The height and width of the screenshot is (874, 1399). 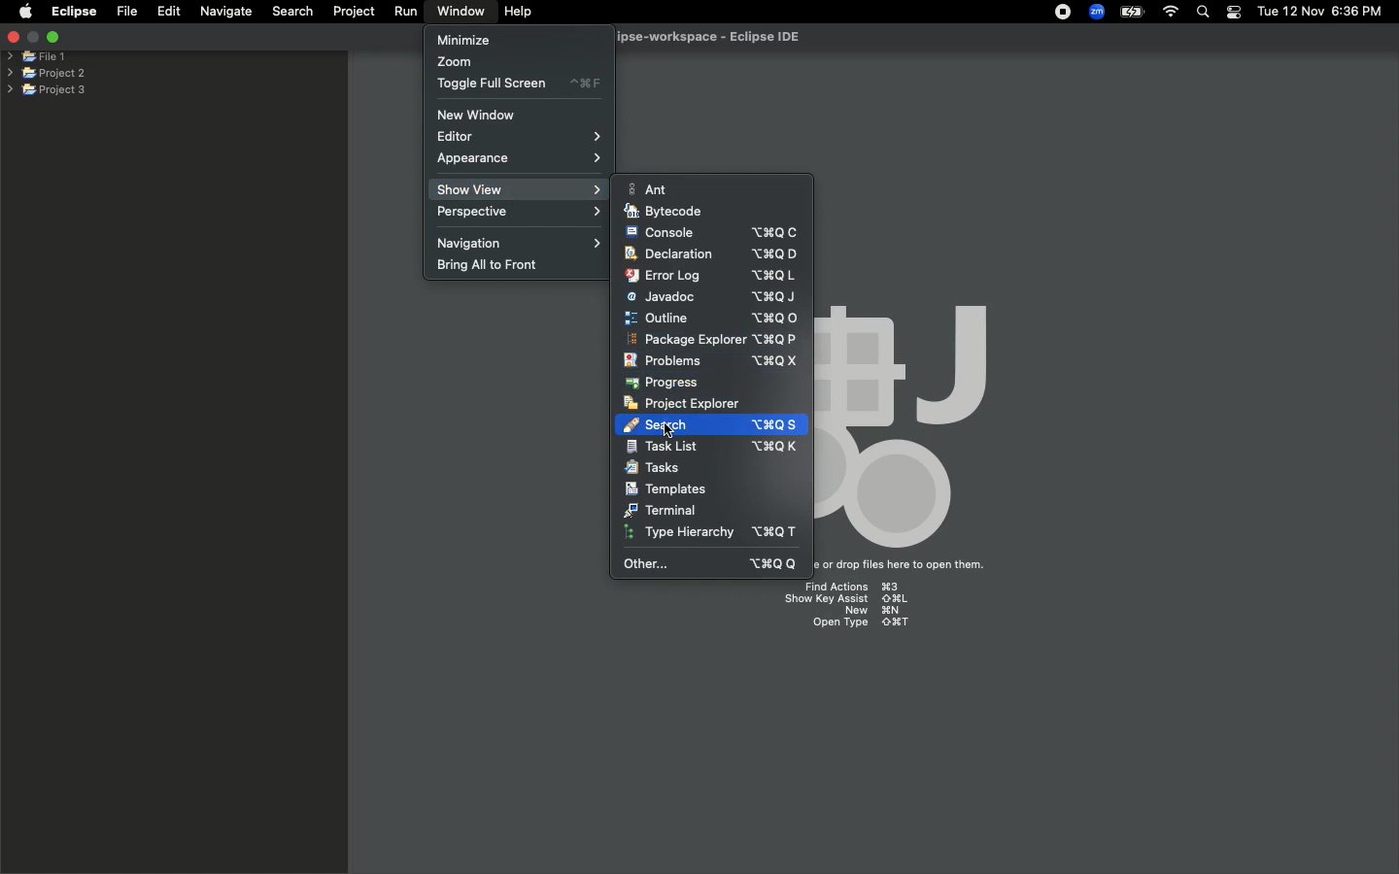 I want to click on Minimize, so click(x=52, y=36).